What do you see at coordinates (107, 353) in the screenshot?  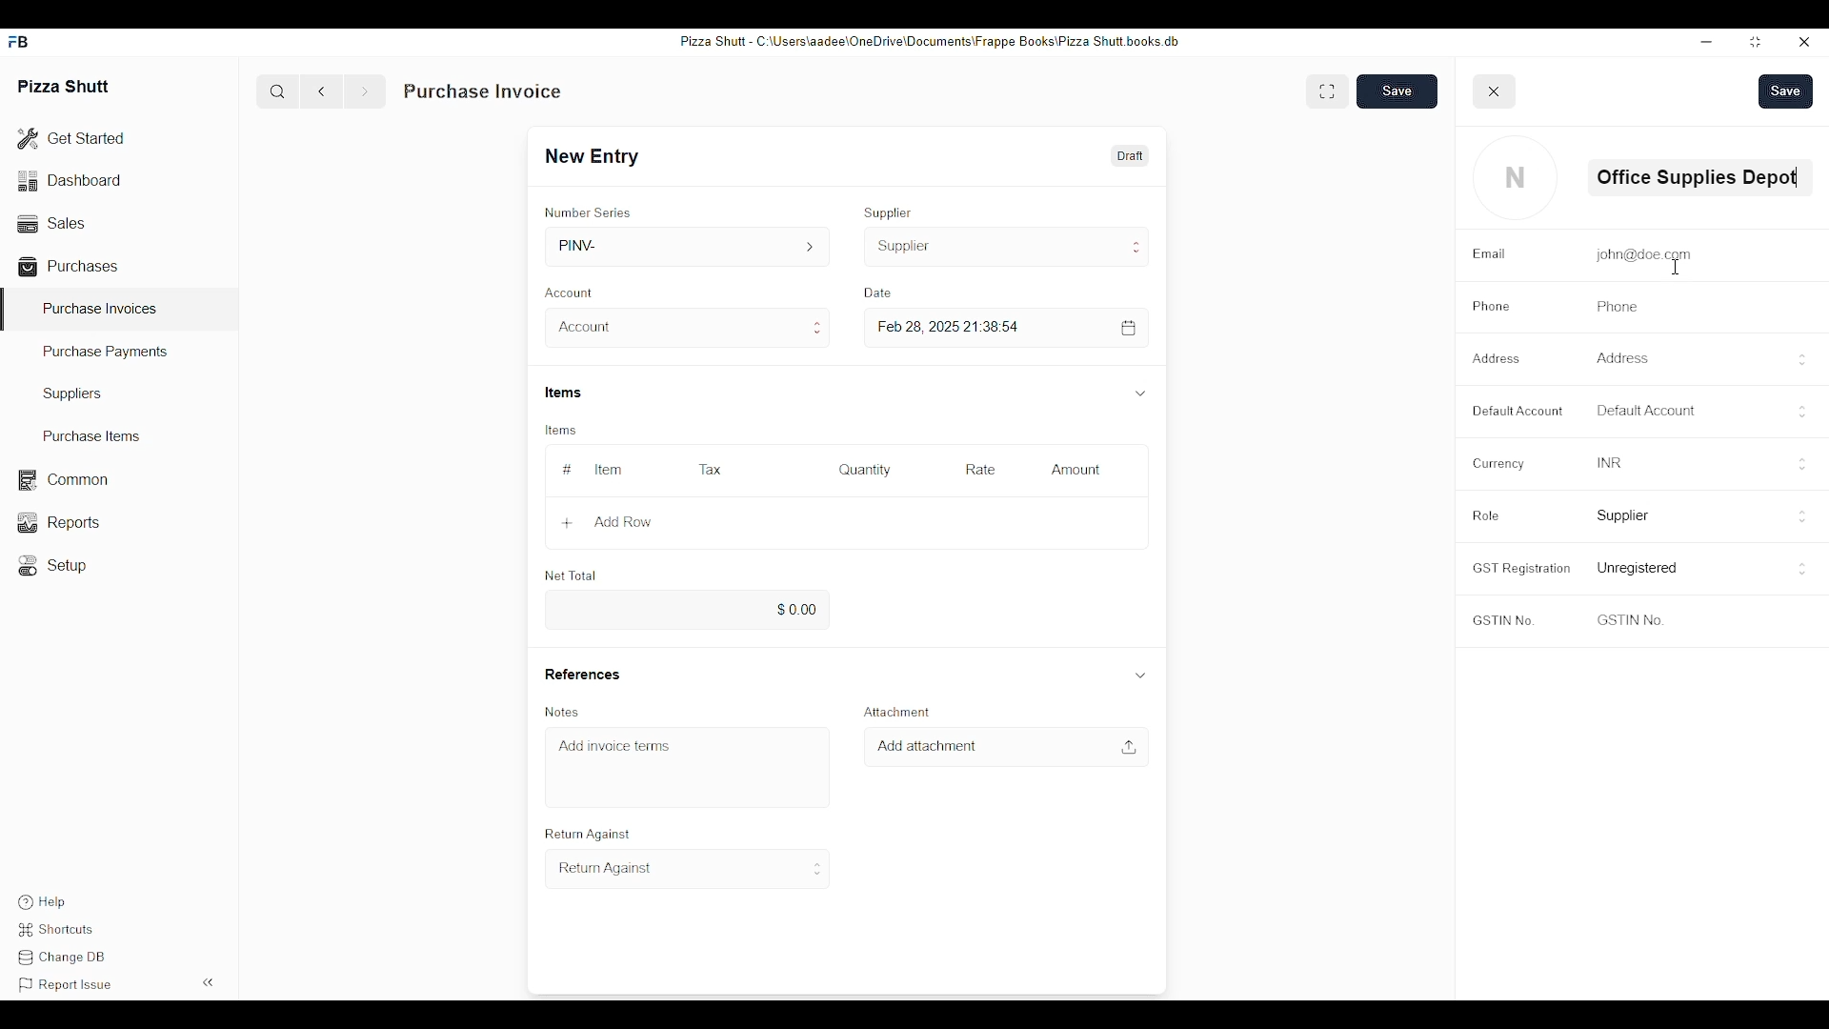 I see `Purchase Payments` at bounding box center [107, 353].